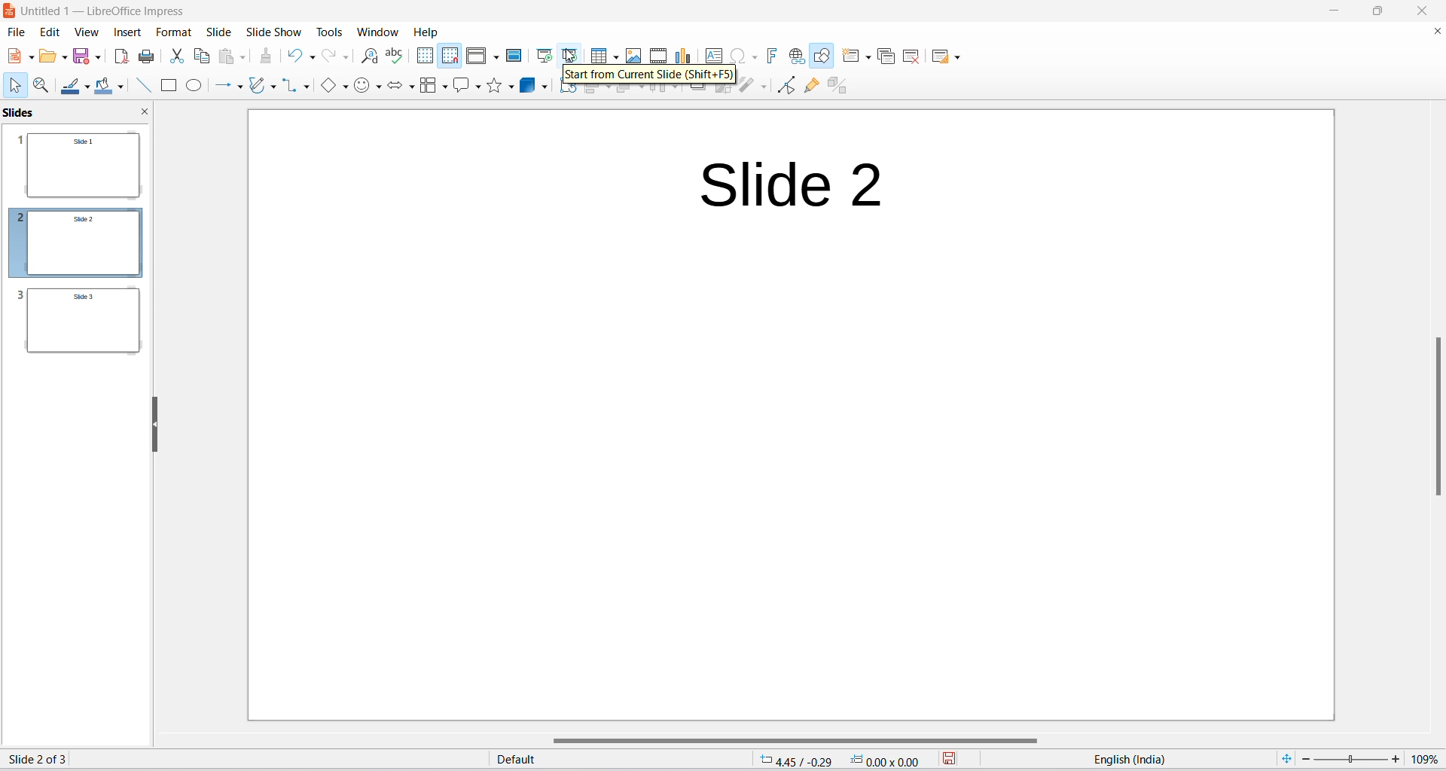 The height and width of the screenshot is (771, 1446). What do you see at coordinates (1115, 760) in the screenshot?
I see `text languages` at bounding box center [1115, 760].